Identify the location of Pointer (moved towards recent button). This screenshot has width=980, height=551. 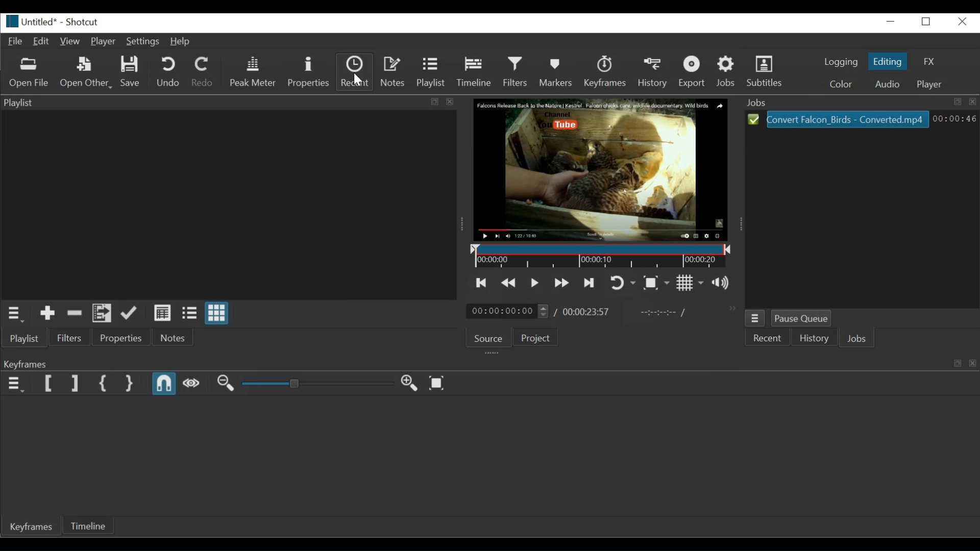
(359, 81).